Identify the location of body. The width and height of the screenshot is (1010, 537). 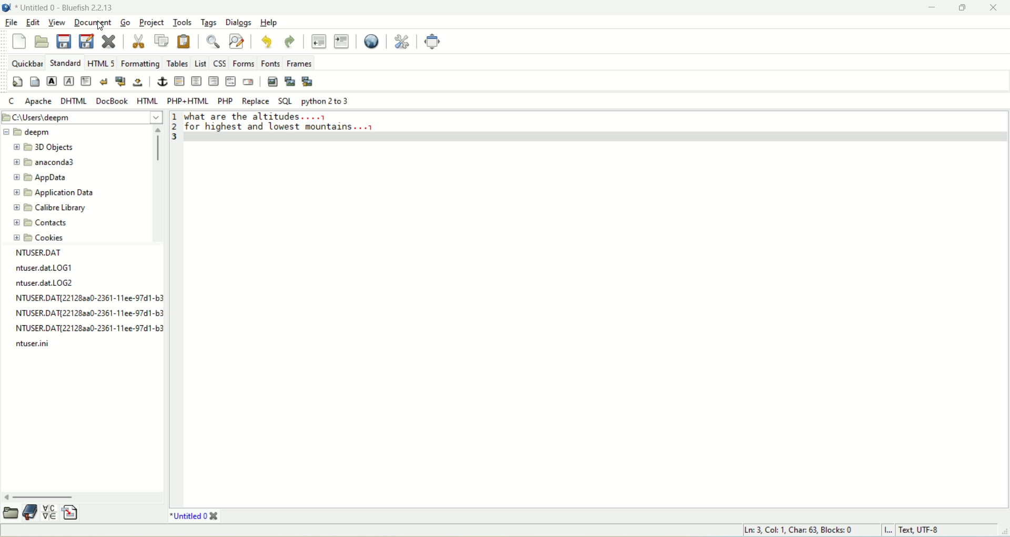
(34, 81).